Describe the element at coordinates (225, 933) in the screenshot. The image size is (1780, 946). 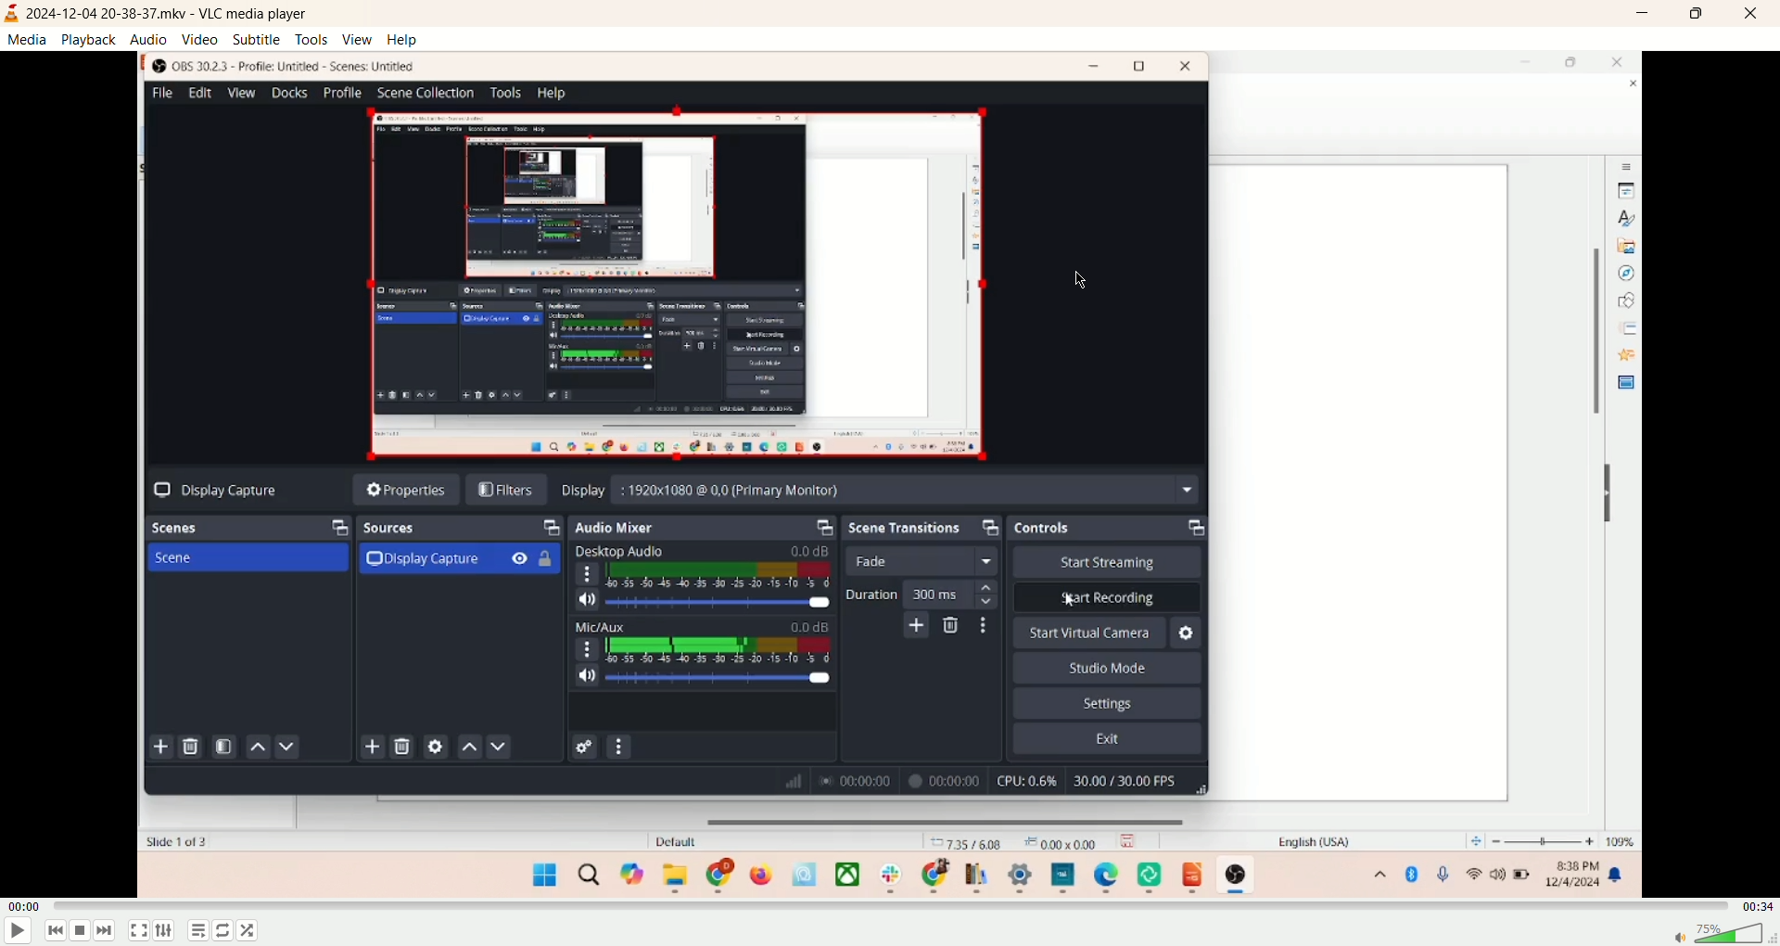
I see `loop` at that location.